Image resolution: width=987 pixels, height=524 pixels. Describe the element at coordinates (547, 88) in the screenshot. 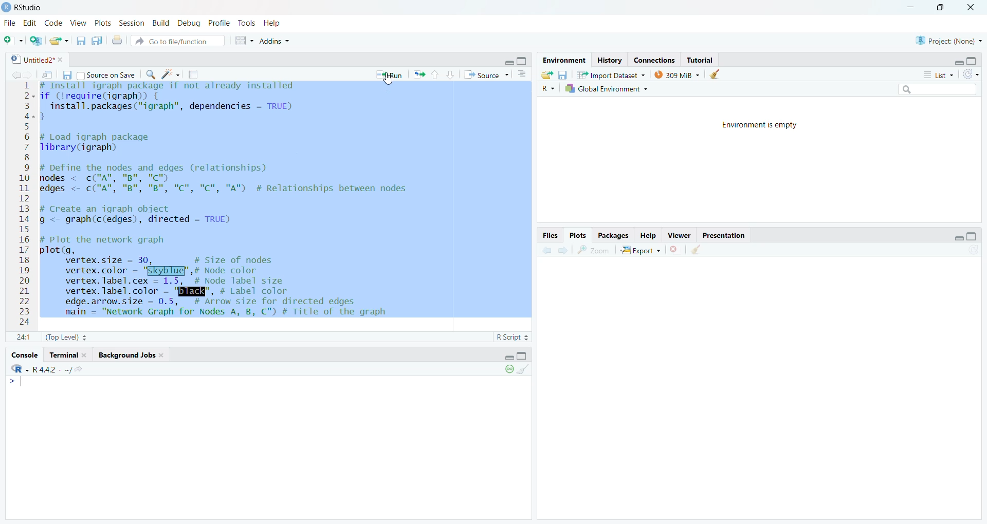

I see `R` at that location.